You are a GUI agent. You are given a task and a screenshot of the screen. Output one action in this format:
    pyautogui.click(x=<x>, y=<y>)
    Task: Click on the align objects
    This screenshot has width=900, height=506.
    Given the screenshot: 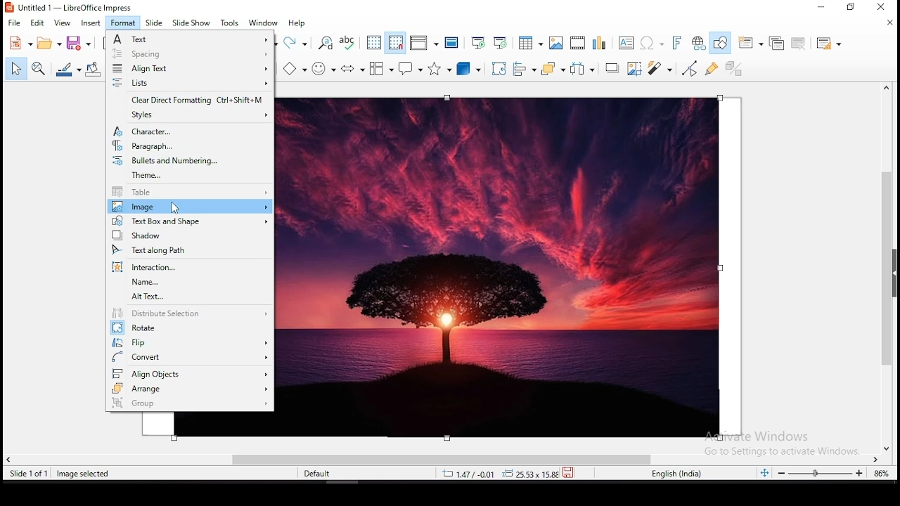 What is the action you would take?
    pyautogui.click(x=526, y=70)
    